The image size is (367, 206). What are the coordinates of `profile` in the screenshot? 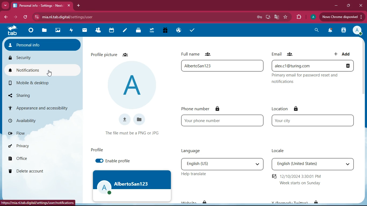 It's located at (313, 17).